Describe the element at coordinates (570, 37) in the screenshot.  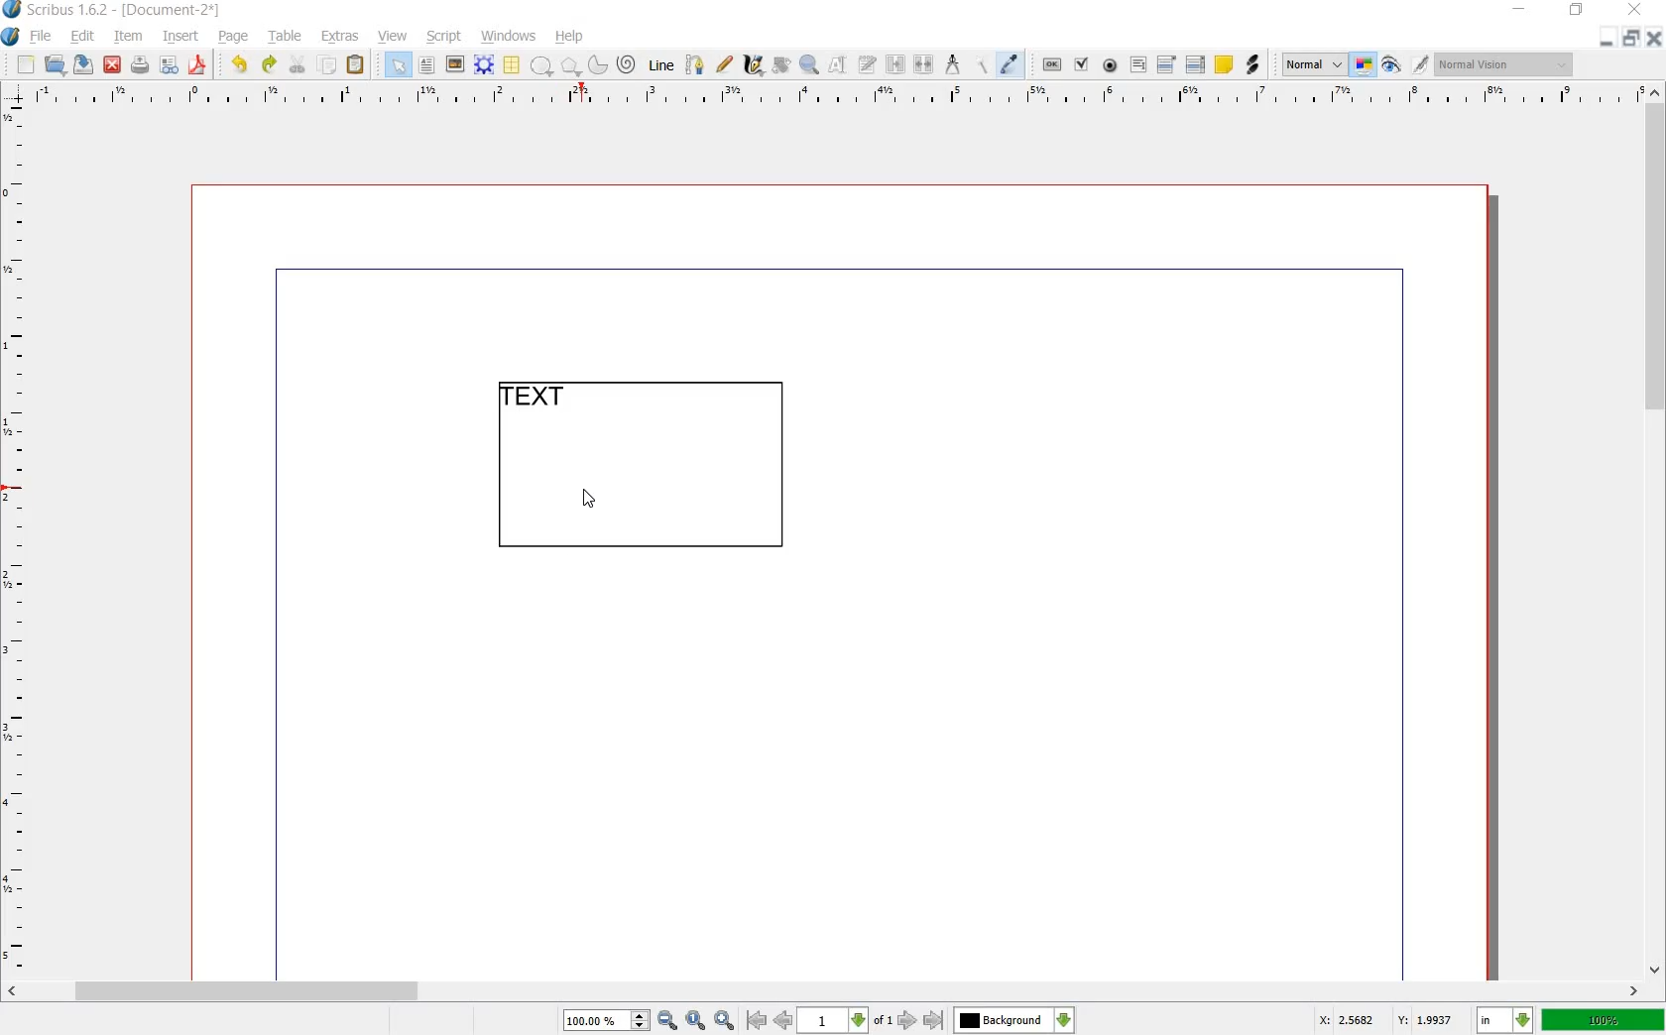
I see `help` at that location.